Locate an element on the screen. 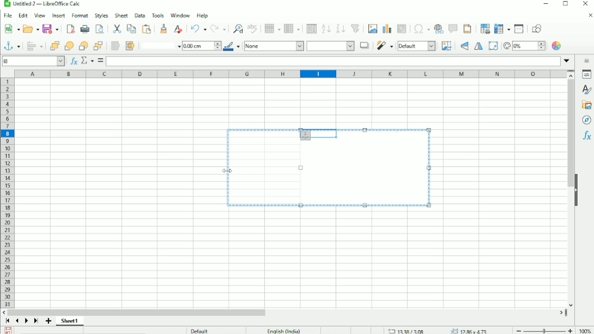 This screenshot has width=594, height=334. Autofilter is located at coordinates (356, 29).